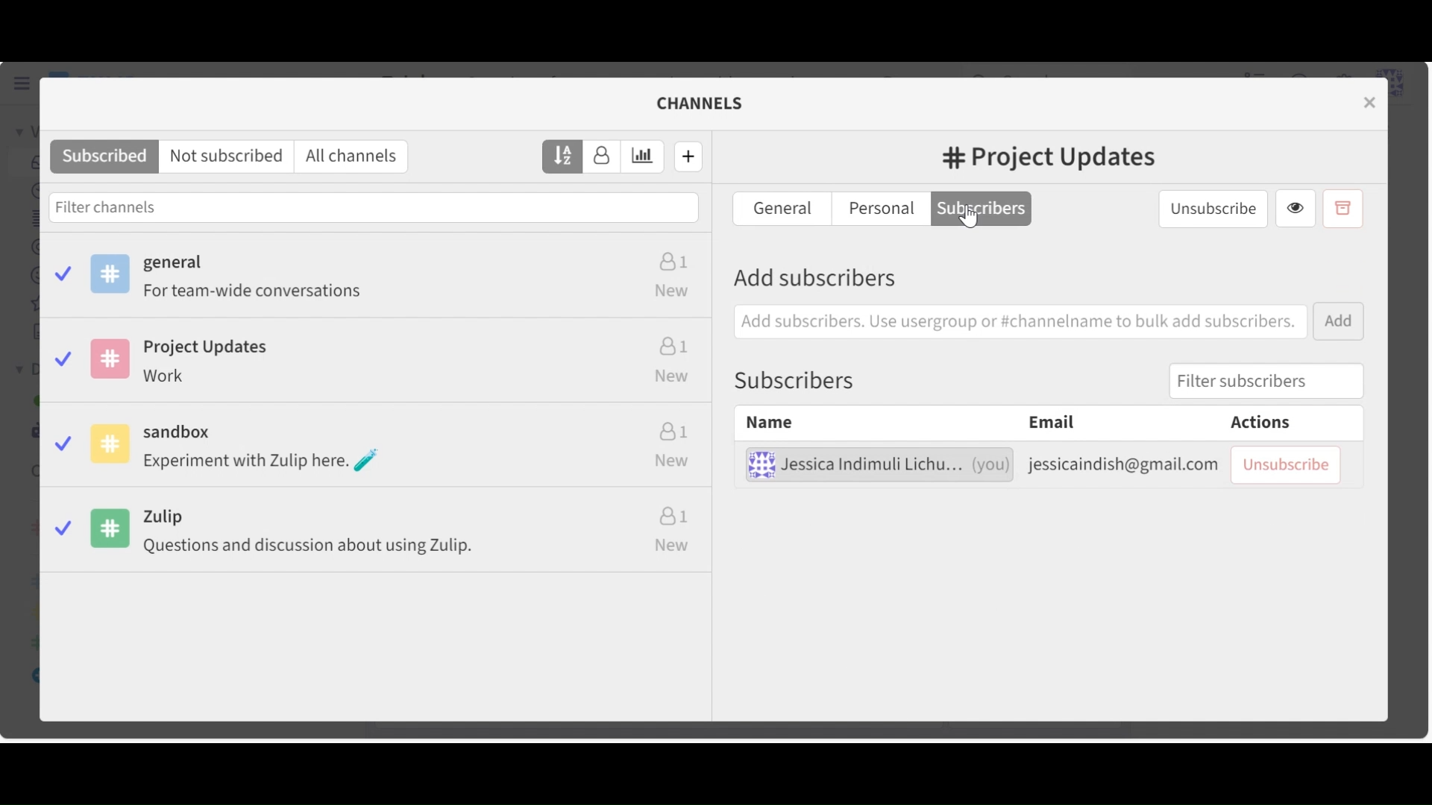 This screenshot has width=1432, height=805. Describe the element at coordinates (605, 157) in the screenshot. I see `Sort by subscribers` at that location.